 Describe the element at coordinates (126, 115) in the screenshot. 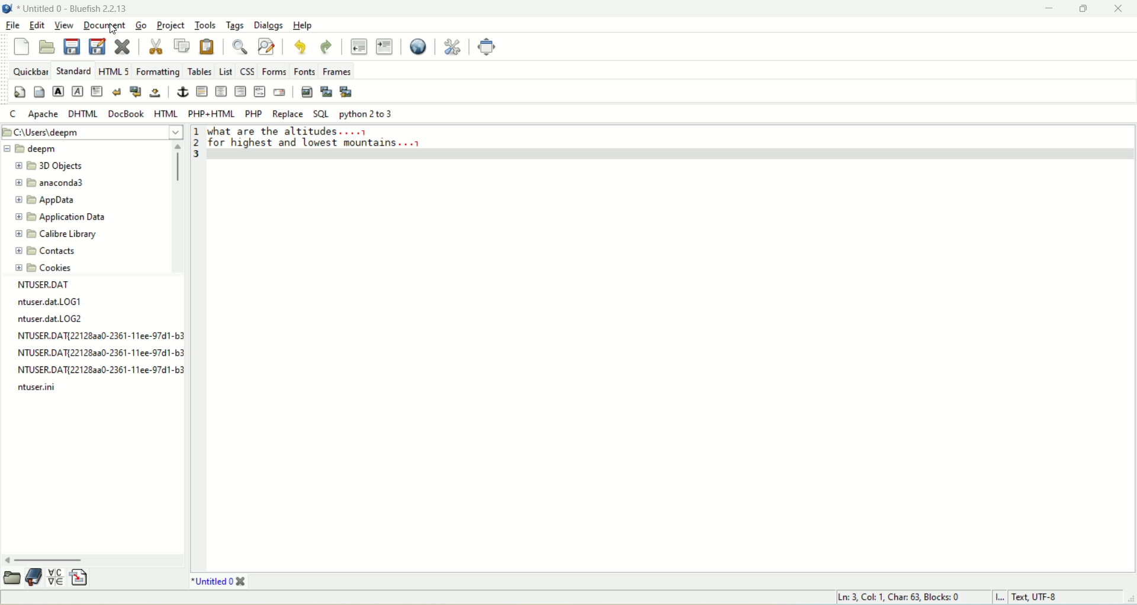

I see `docbook` at that location.